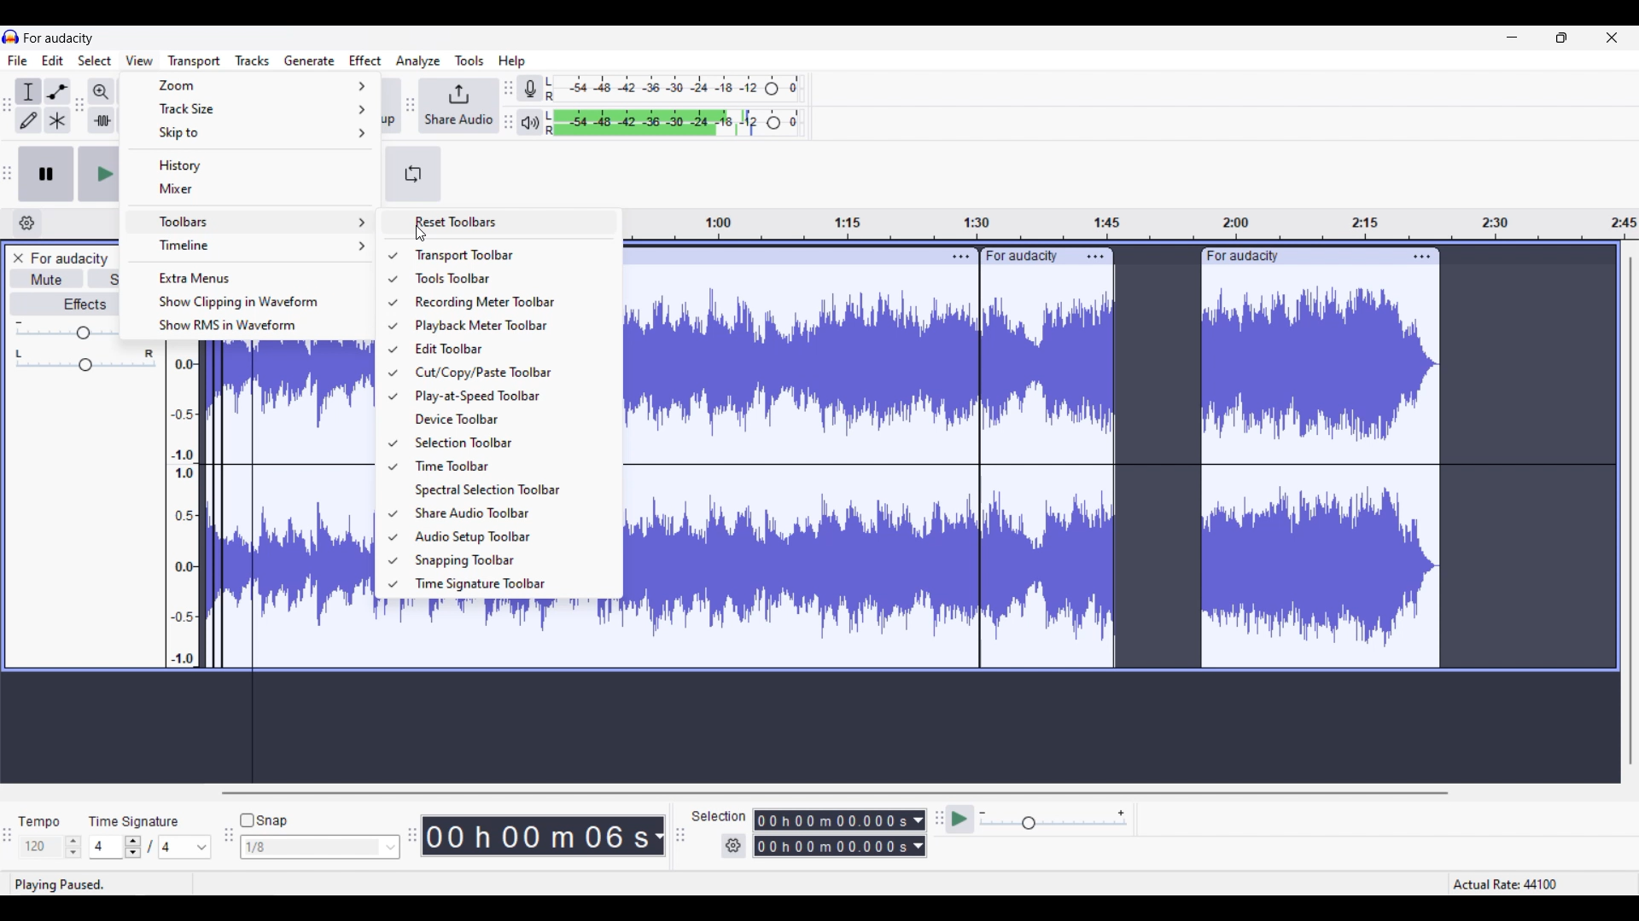  I want to click on Audio setup toolbar, so click(507, 537).